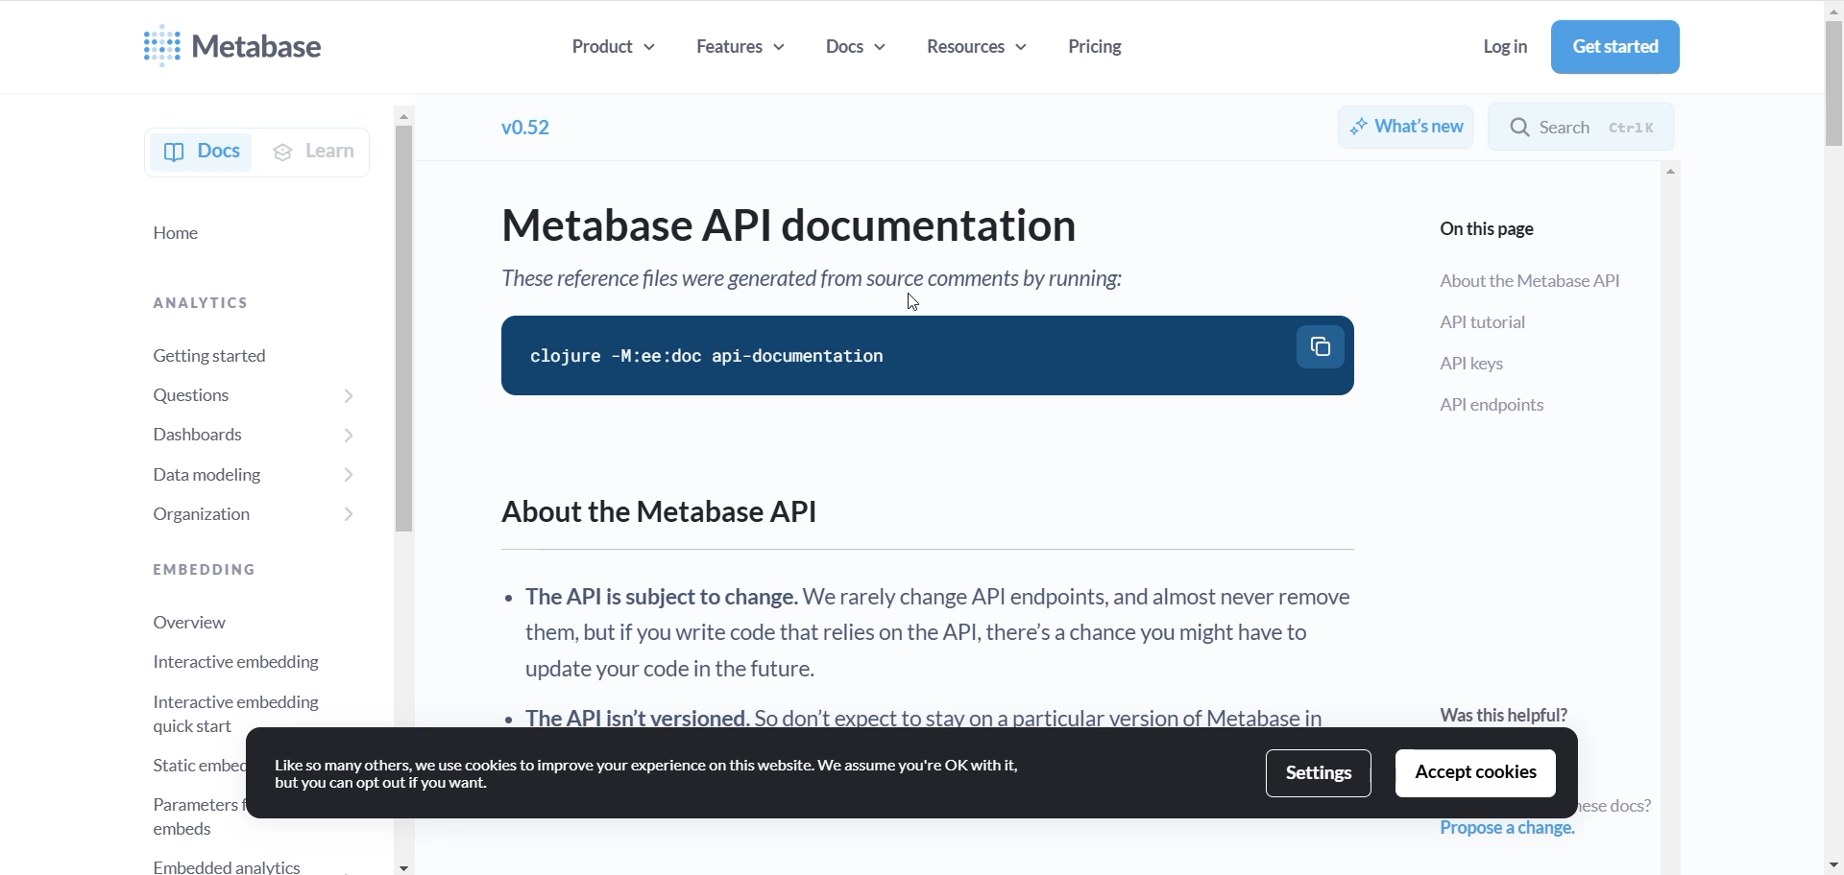 This screenshot has height=875, width=1844. What do you see at coordinates (192, 620) in the screenshot?
I see `overview` at bounding box center [192, 620].